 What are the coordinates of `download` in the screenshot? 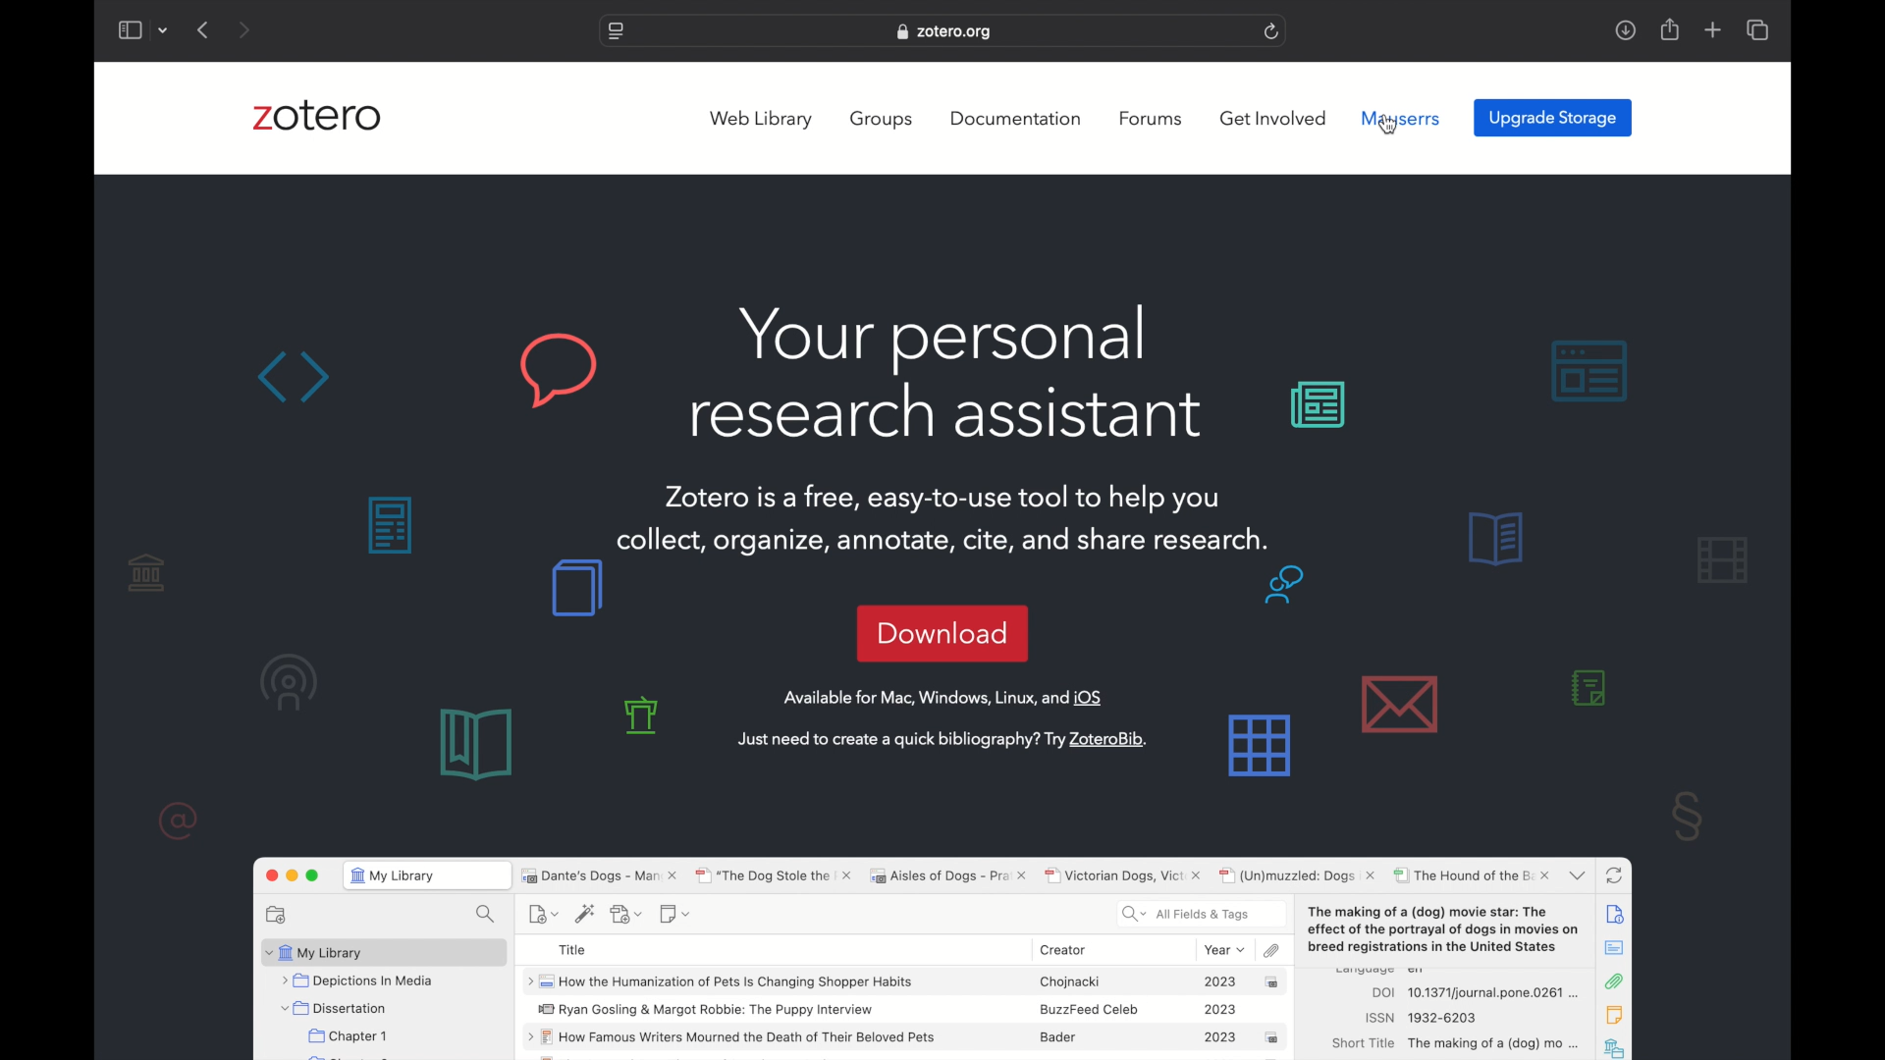 It's located at (942, 633).